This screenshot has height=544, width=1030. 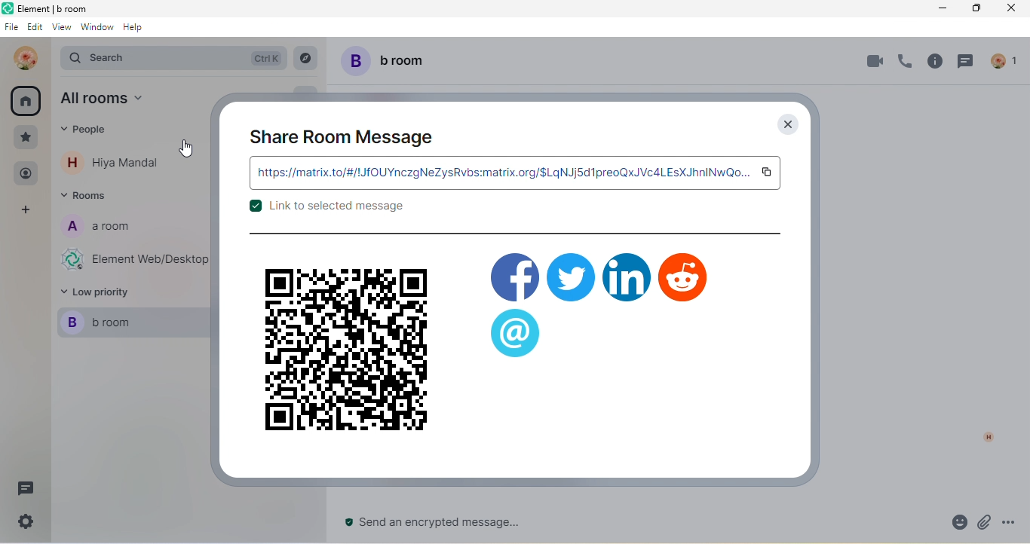 I want to click on cursor, so click(x=192, y=150).